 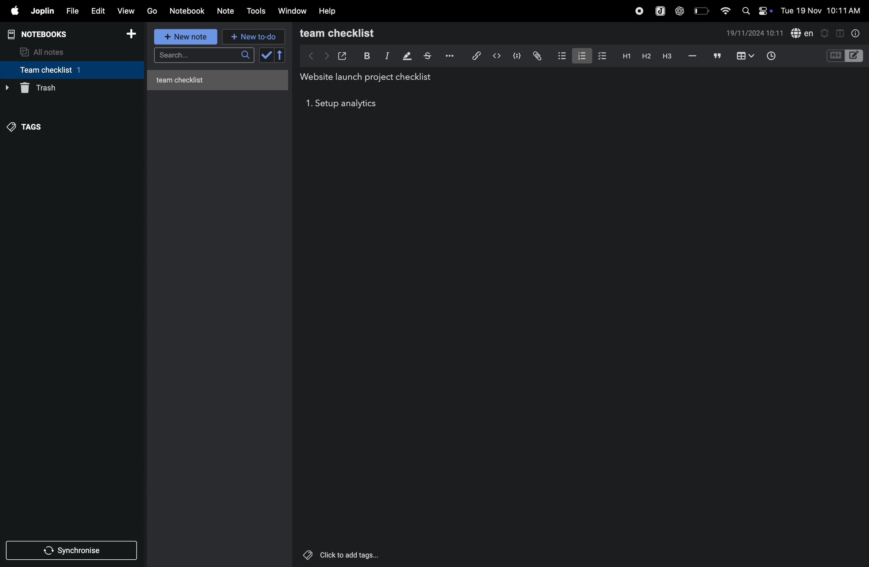 What do you see at coordinates (252, 37) in the screenshot?
I see `new to d0` at bounding box center [252, 37].